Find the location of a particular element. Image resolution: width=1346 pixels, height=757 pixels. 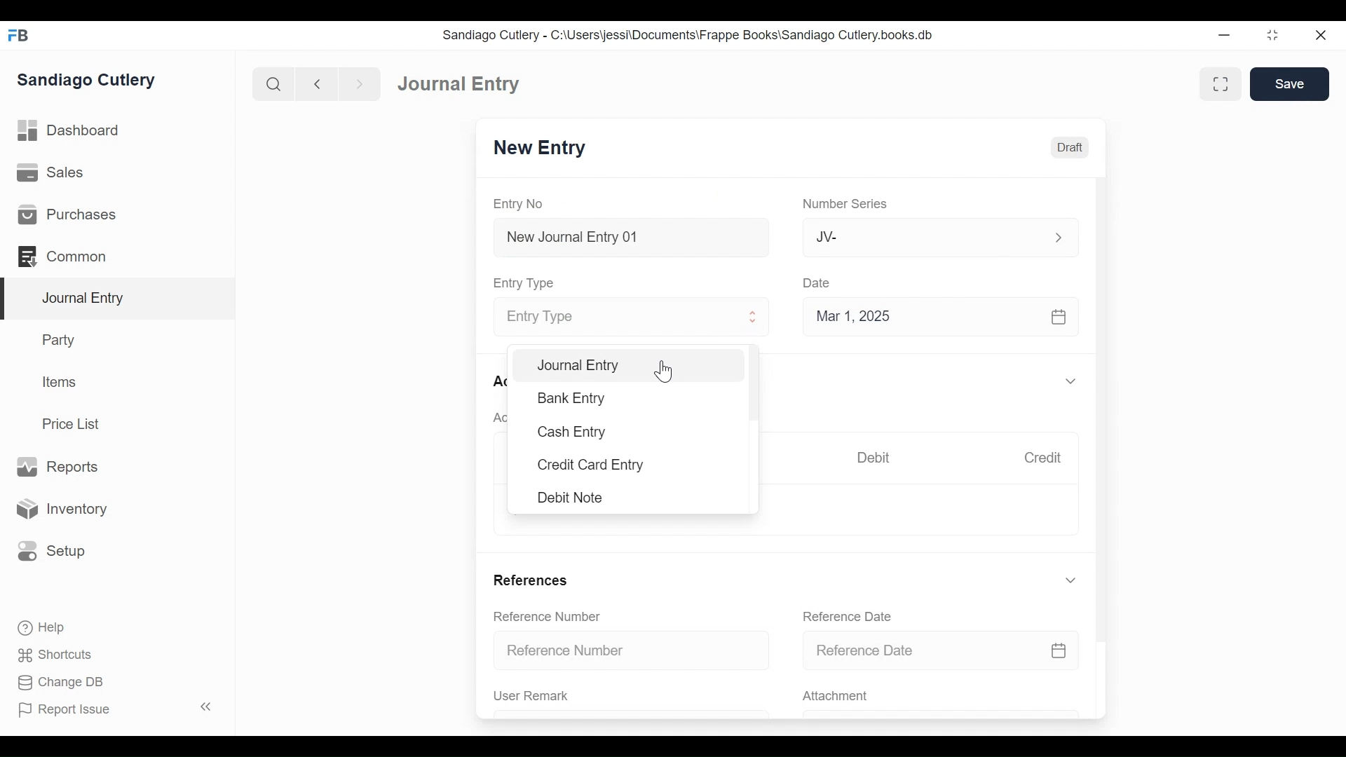

Change DB is located at coordinates (55, 683).